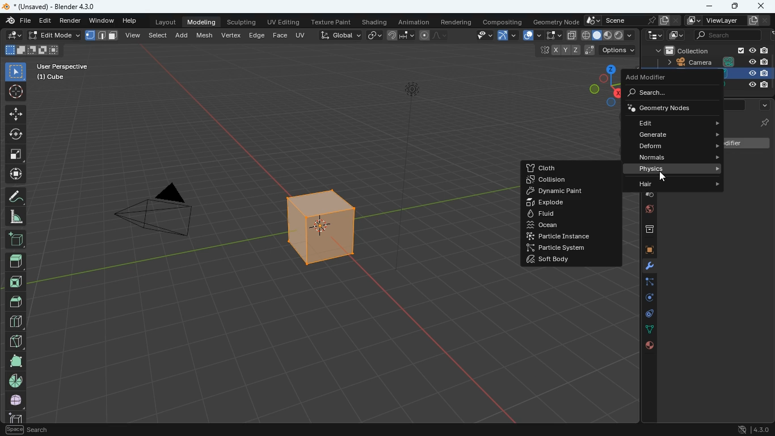 This screenshot has width=775, height=436. I want to click on vertex, so click(232, 36).